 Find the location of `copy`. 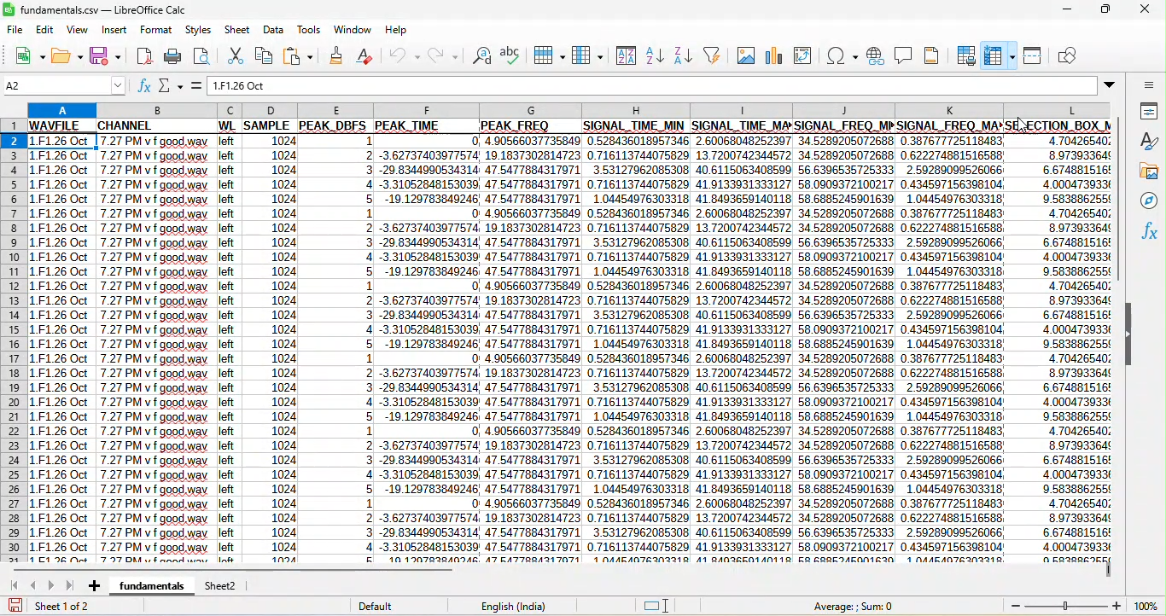

copy is located at coordinates (268, 55).